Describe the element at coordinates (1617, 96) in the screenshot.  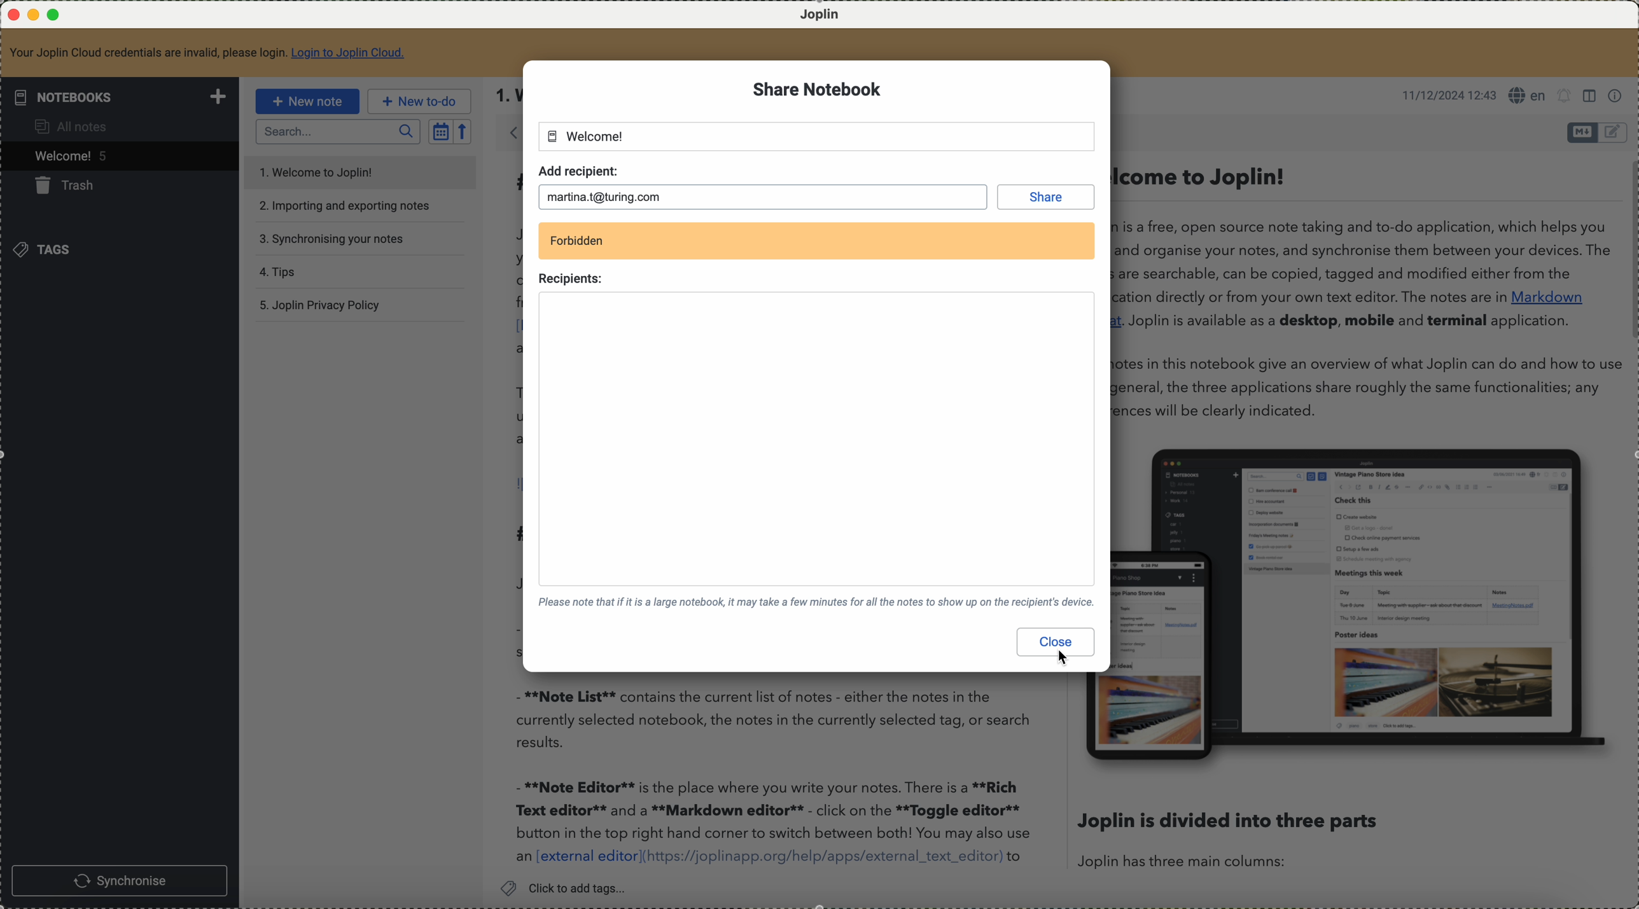
I see `note properties` at that location.